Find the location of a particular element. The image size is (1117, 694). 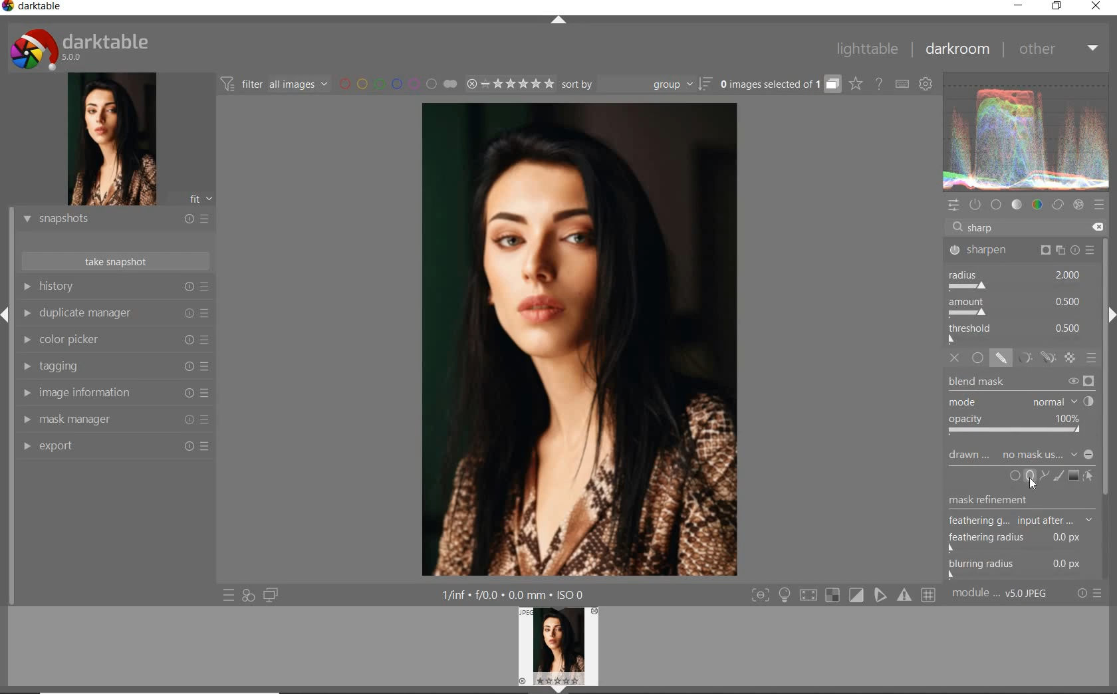

enable online help is located at coordinates (879, 85).